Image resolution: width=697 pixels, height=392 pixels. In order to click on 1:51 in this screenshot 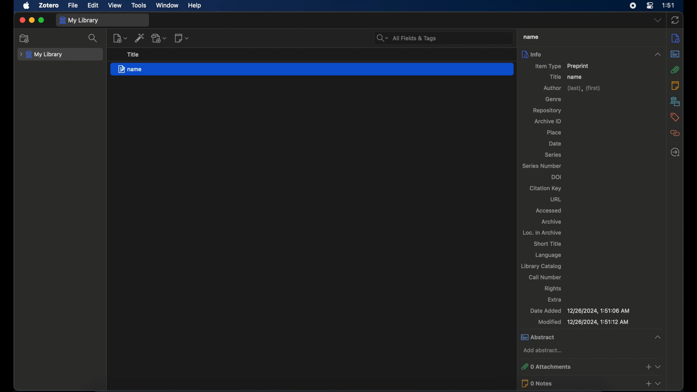, I will do `click(669, 5)`.